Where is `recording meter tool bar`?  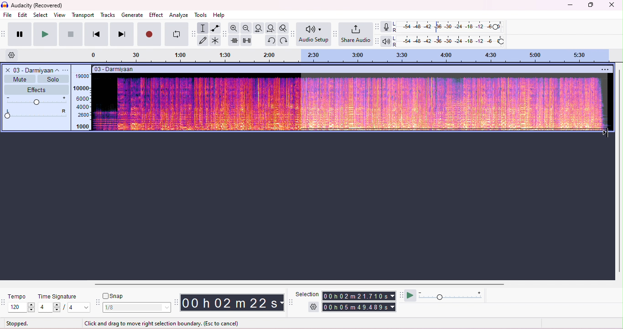
recording meter tool bar is located at coordinates (378, 26).